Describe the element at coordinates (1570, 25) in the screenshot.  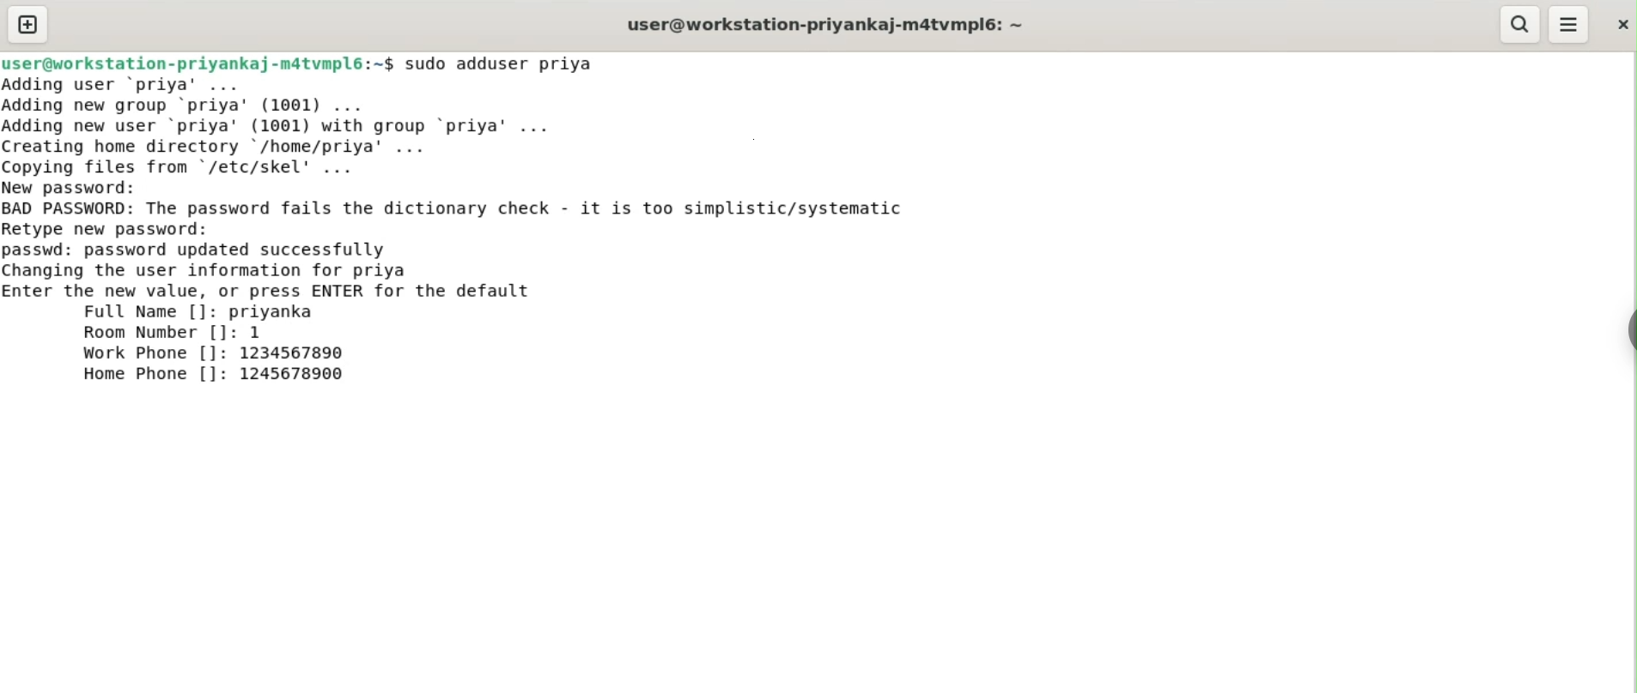
I see `menu` at that location.